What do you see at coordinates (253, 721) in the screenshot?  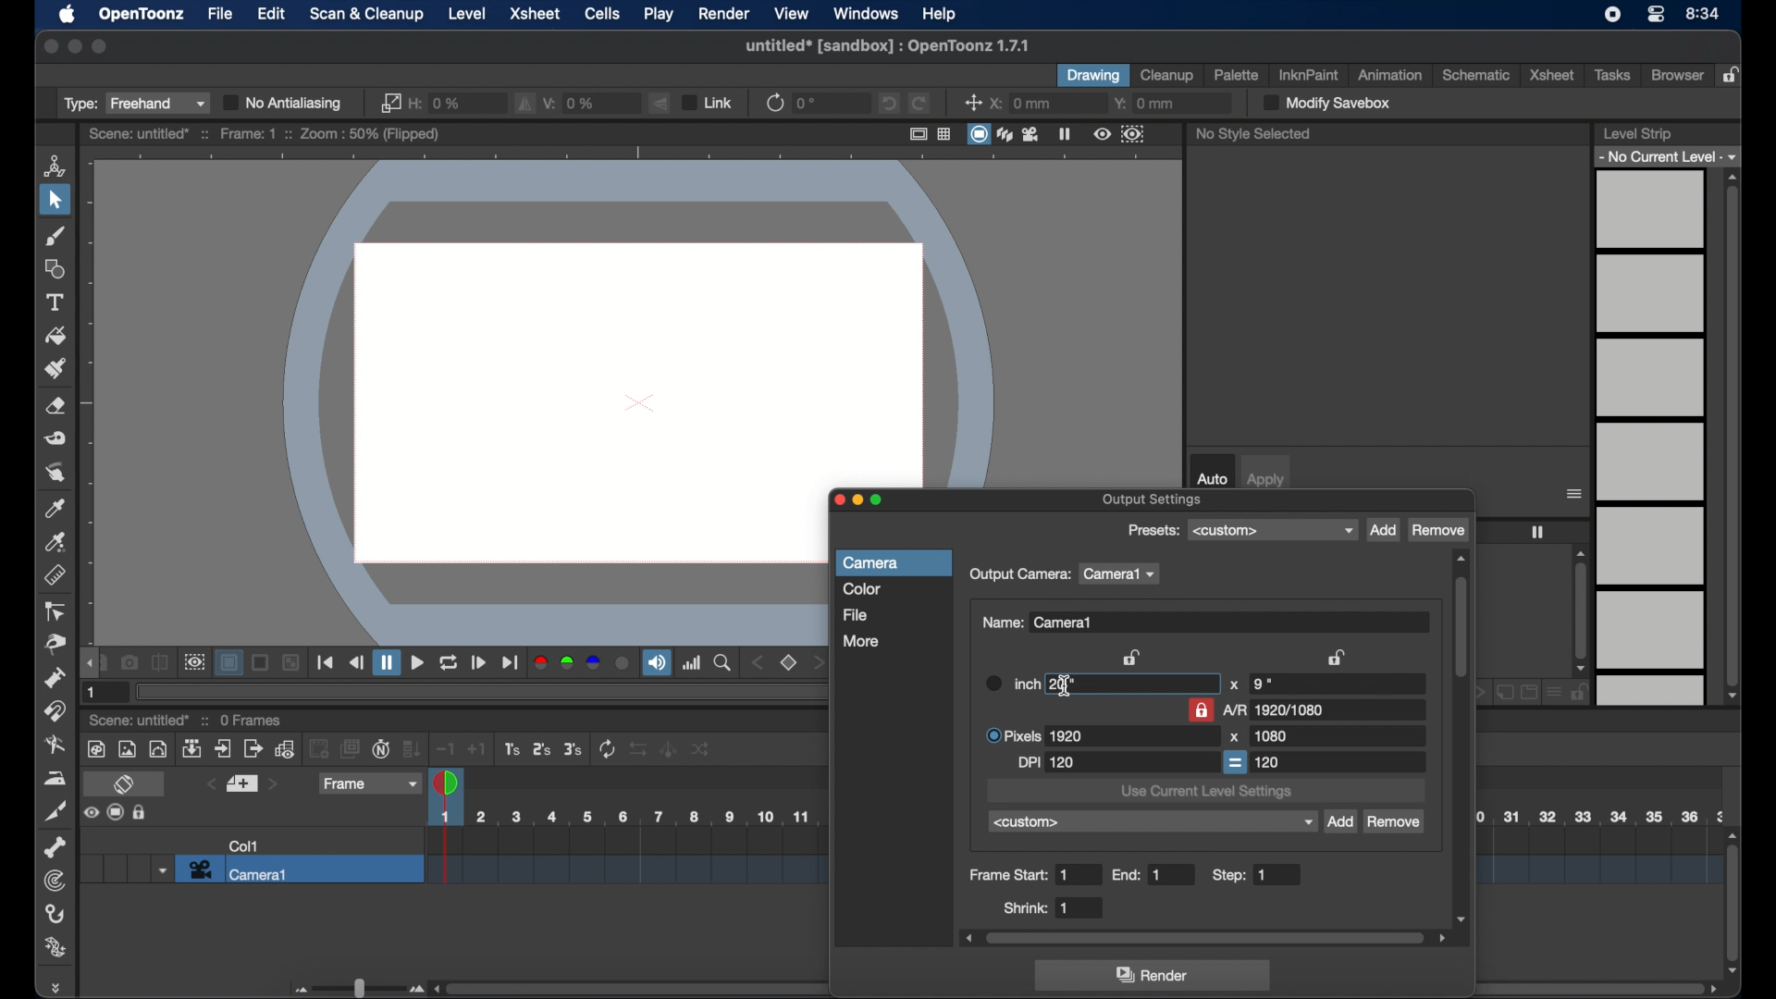 I see `` at bounding box center [253, 721].